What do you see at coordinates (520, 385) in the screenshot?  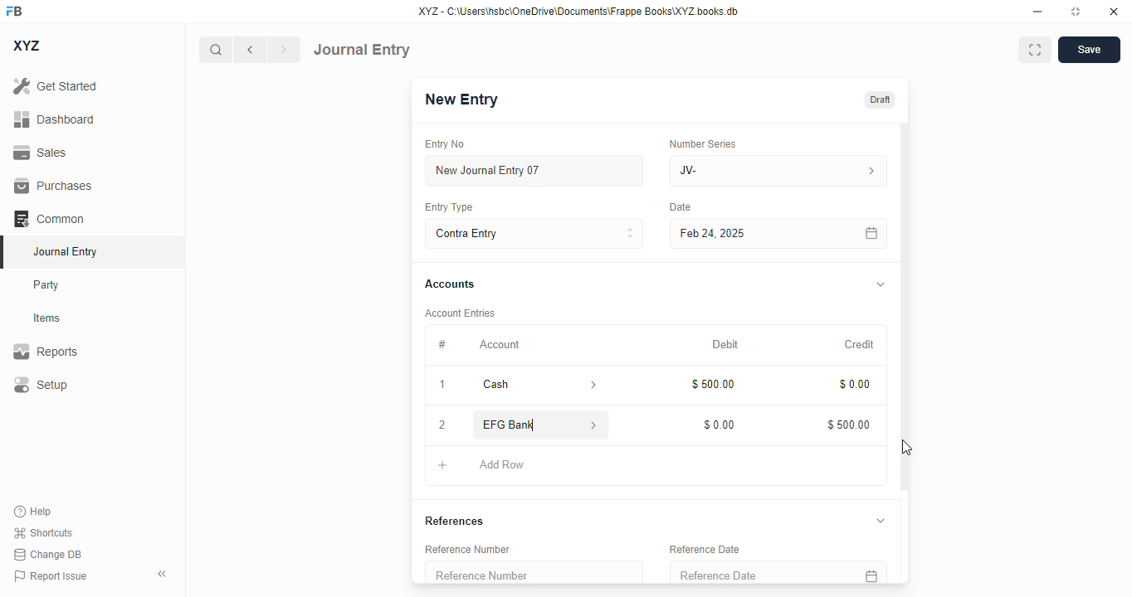 I see `cash ` at bounding box center [520, 385].